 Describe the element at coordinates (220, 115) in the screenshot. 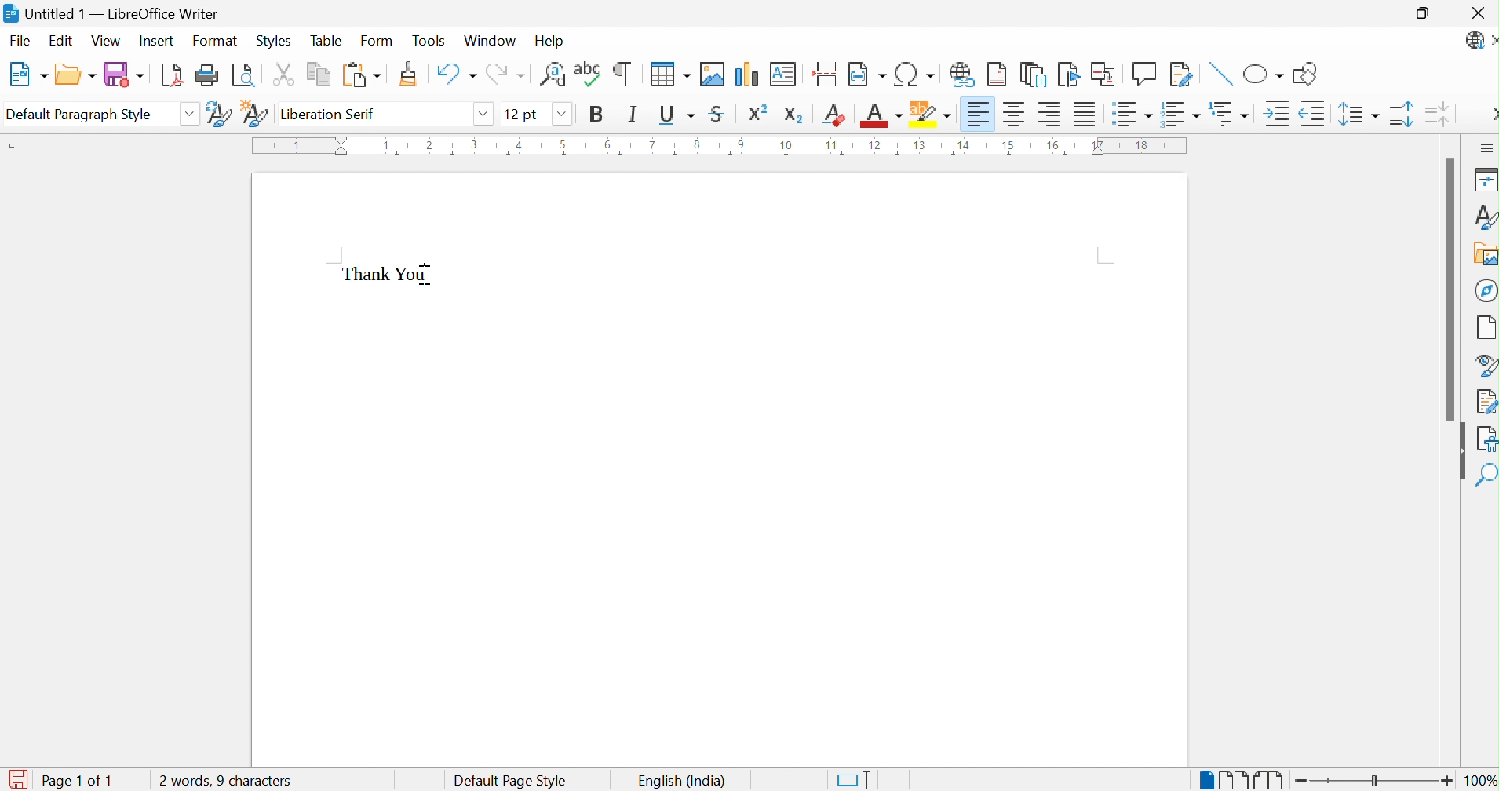

I see `Update Selected Style` at that location.